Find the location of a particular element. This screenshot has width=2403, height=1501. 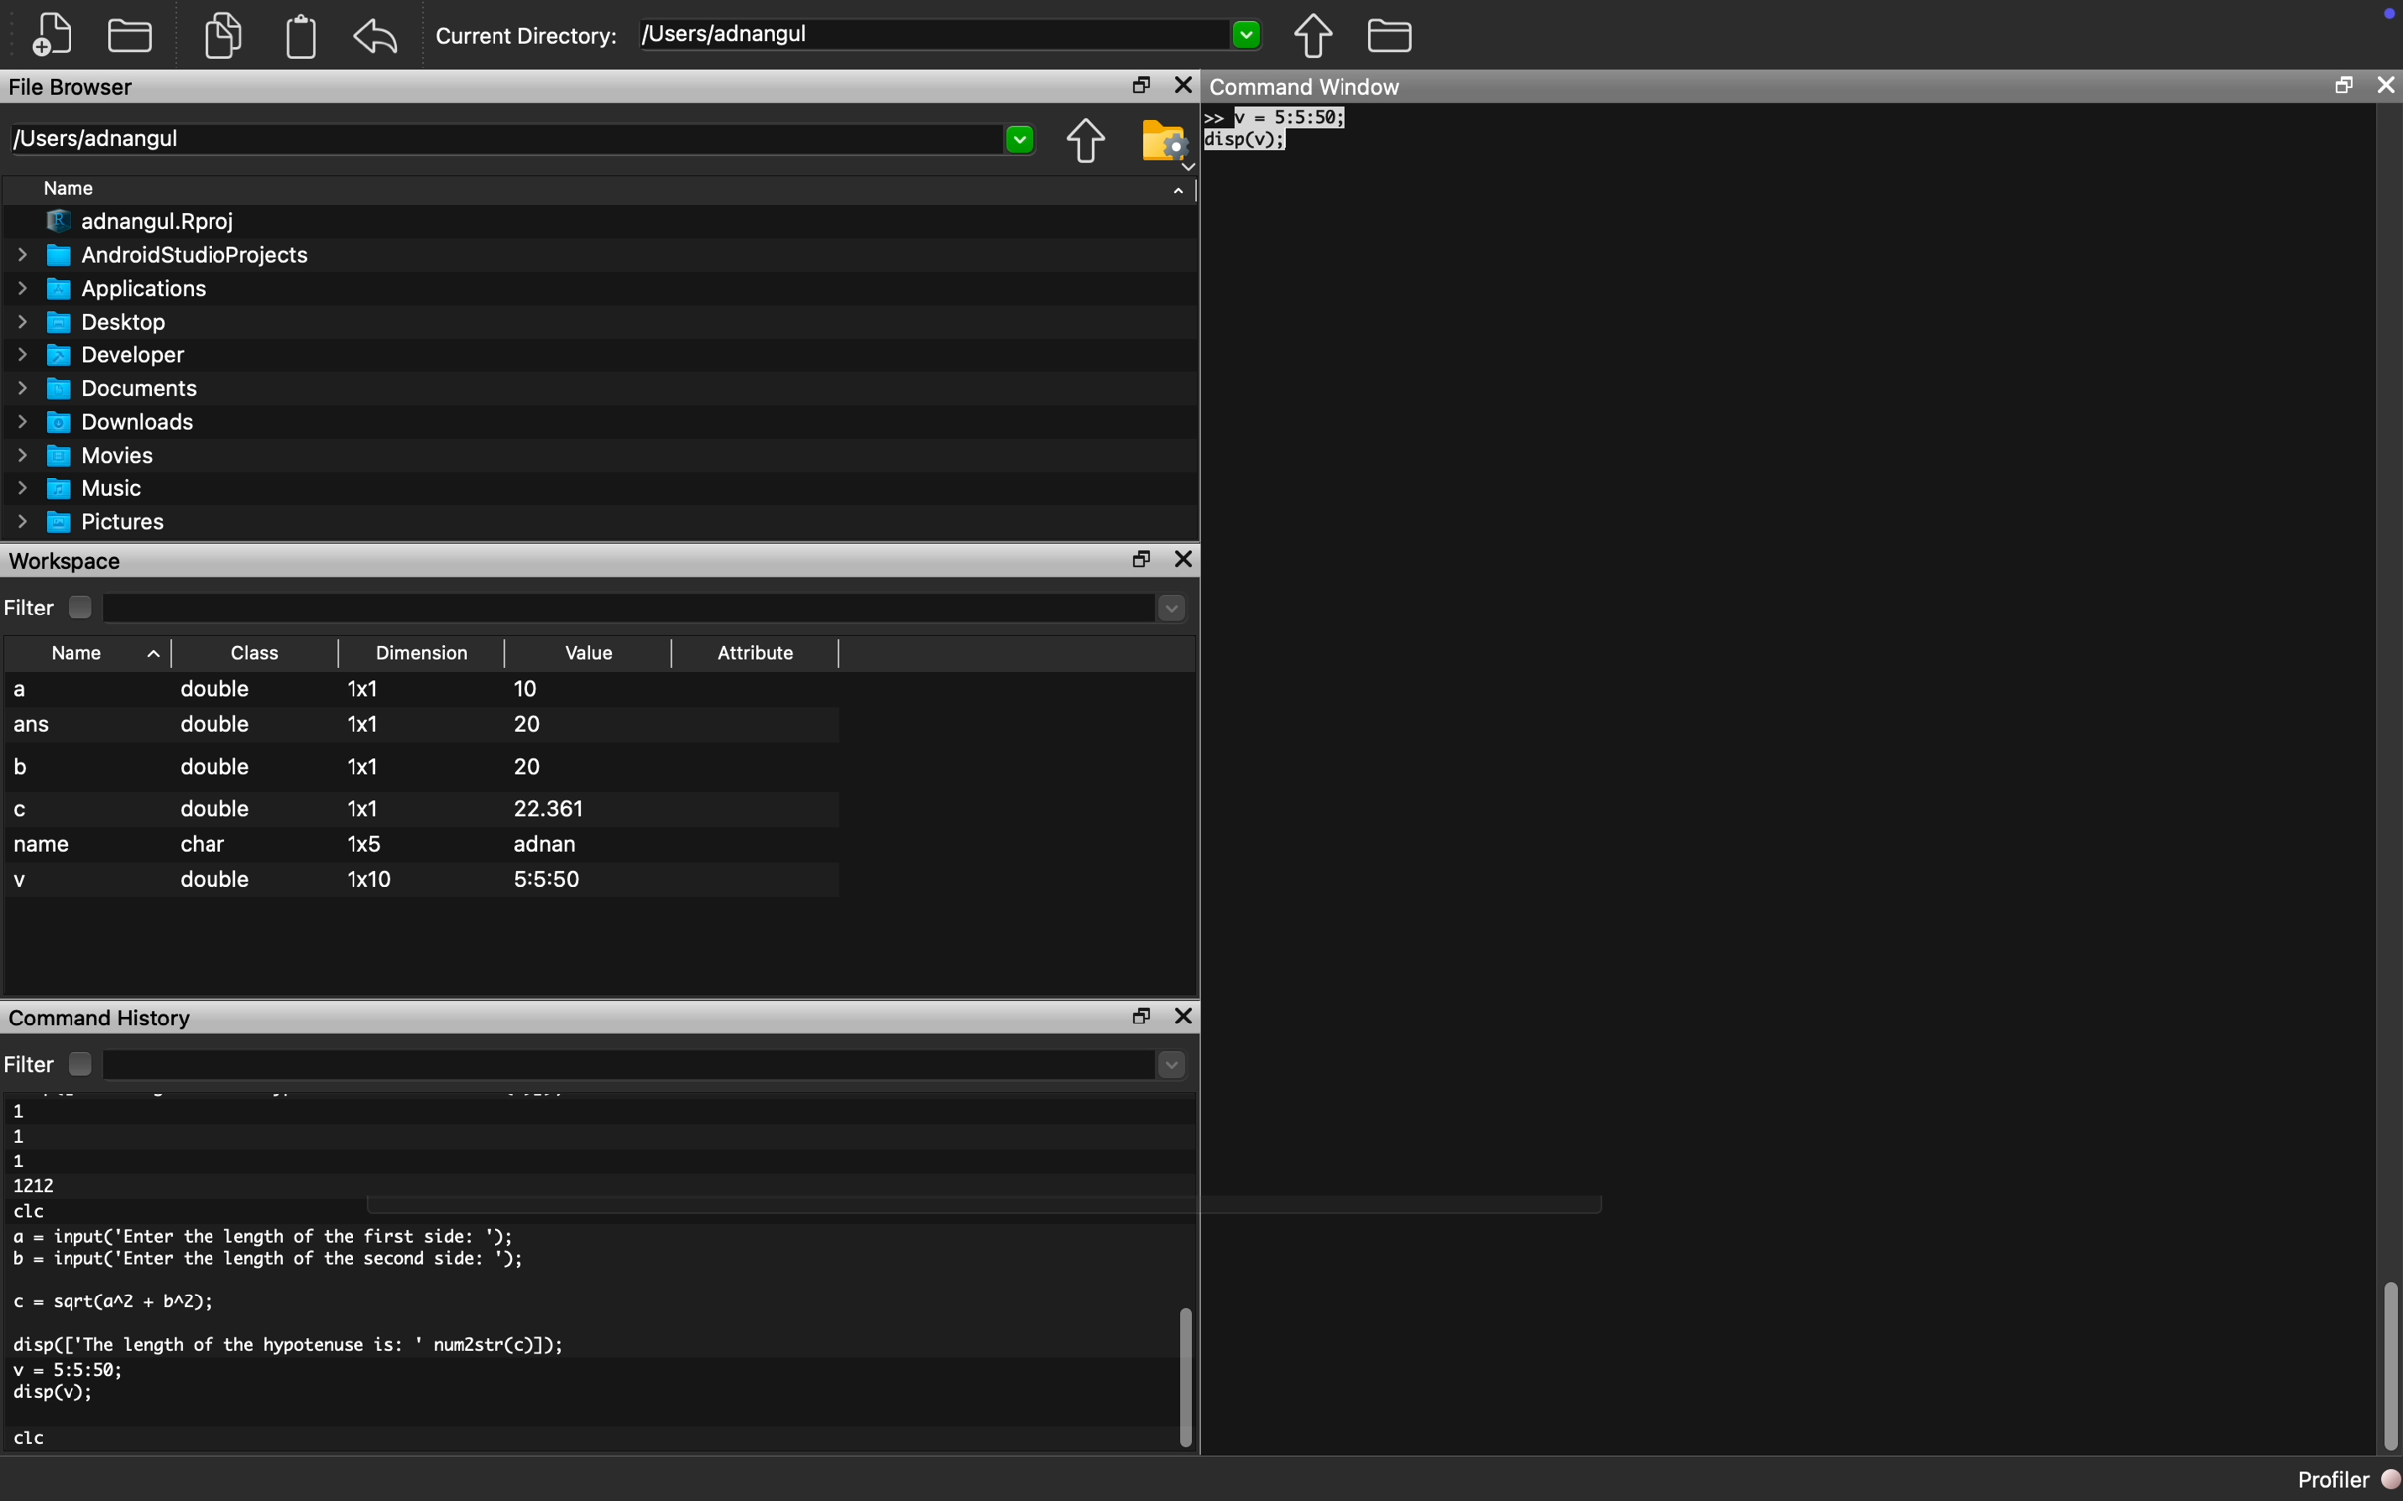

1x5 is located at coordinates (364, 844).